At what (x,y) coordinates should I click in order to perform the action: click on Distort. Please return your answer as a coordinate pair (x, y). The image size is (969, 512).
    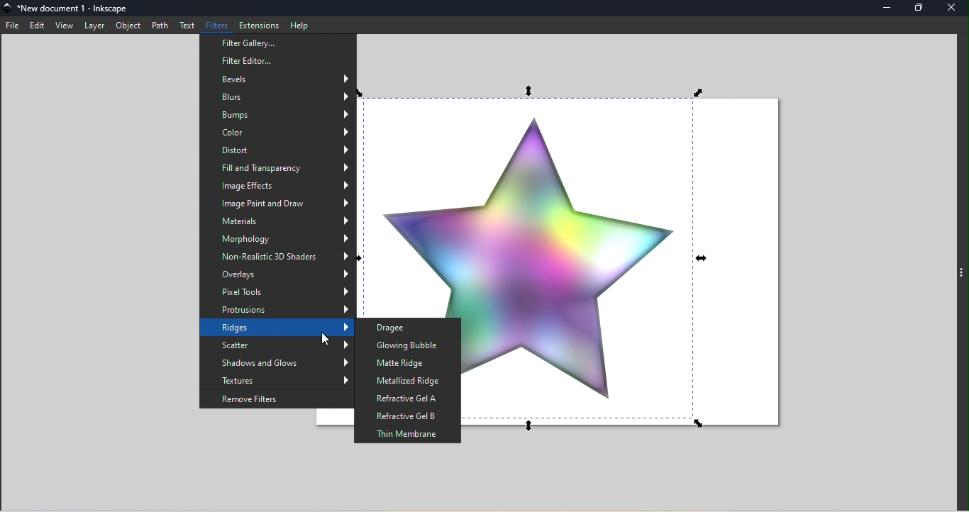
    Looking at the image, I should click on (276, 150).